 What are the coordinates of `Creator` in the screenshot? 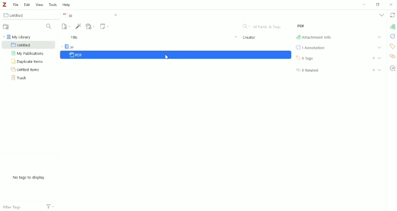 It's located at (250, 38).